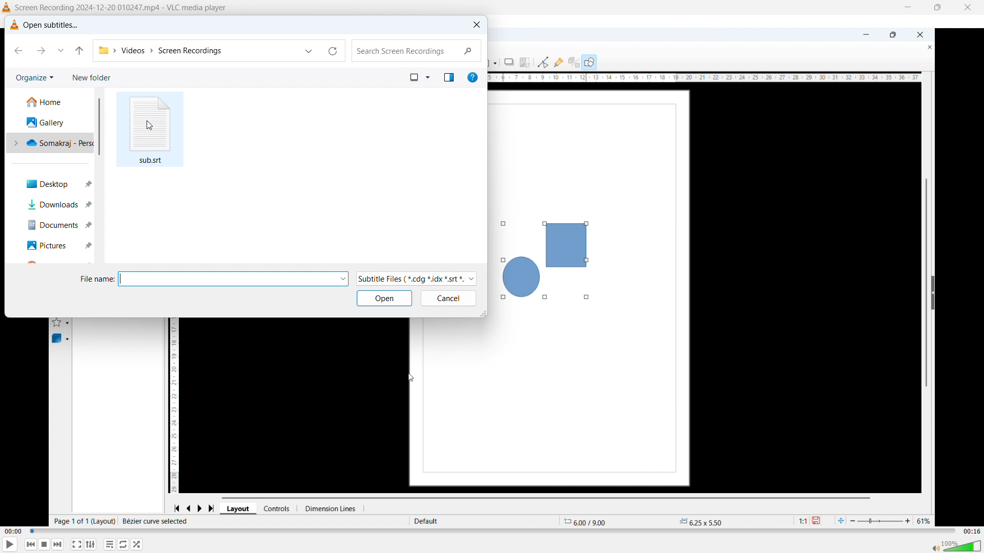  What do you see at coordinates (13, 25) in the screenshot?
I see `vlc media player logo` at bounding box center [13, 25].